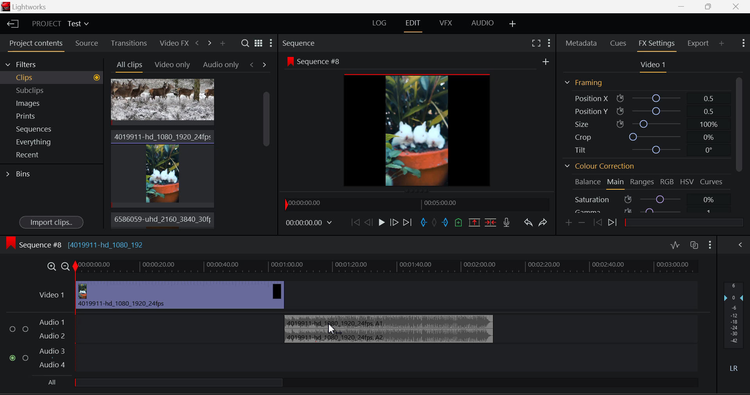 This screenshot has height=395, width=750. Describe the element at coordinates (684, 7) in the screenshot. I see `Restore Down` at that location.